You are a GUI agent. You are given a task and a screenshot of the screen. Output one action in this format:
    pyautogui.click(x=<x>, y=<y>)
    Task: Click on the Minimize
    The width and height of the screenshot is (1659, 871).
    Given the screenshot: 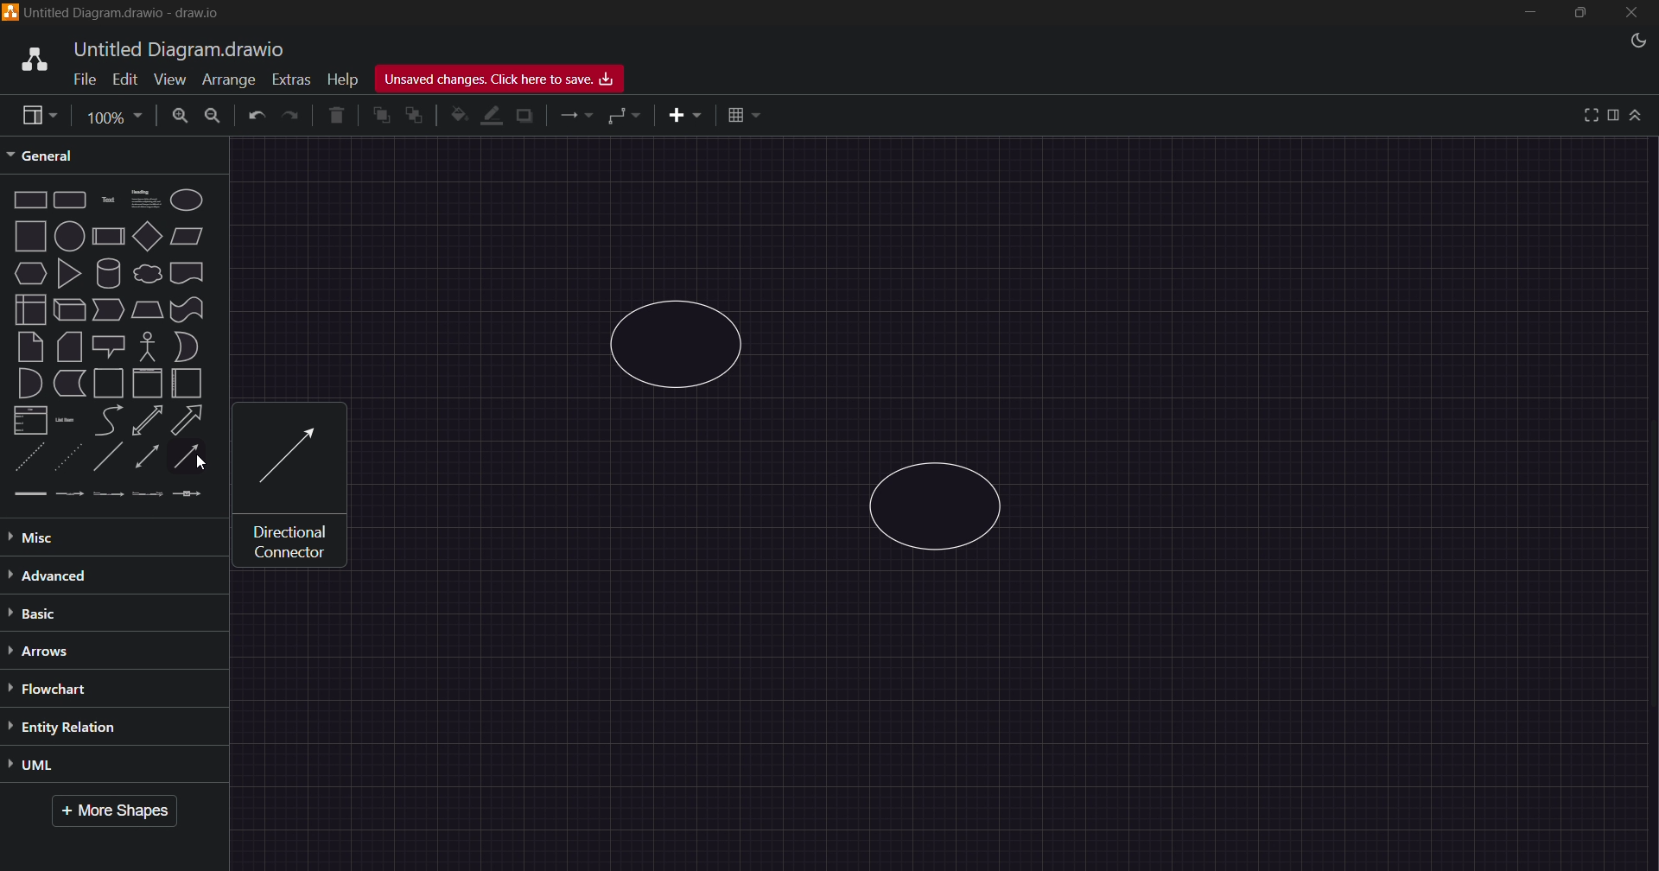 What is the action you would take?
    pyautogui.click(x=1535, y=14)
    